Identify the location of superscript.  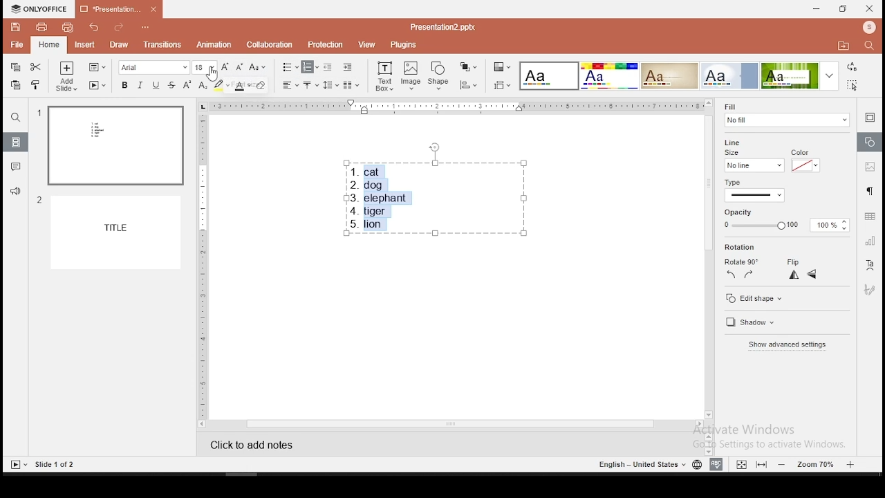
(184, 84).